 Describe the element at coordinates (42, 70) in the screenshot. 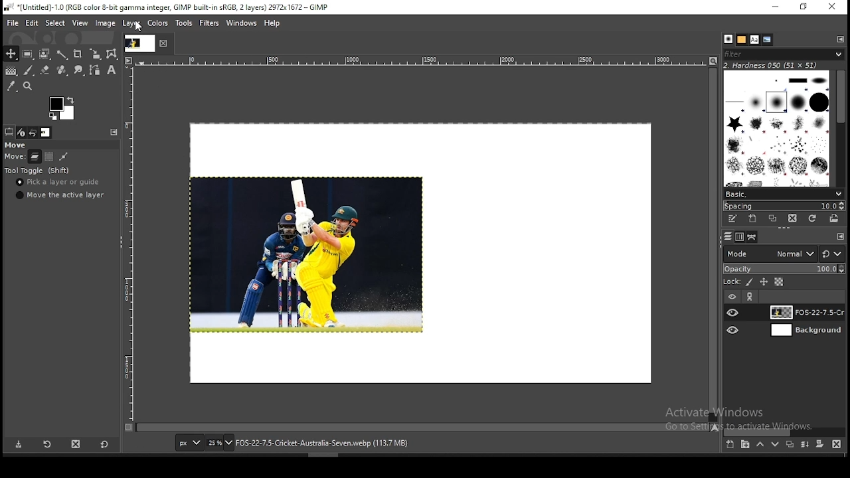

I see `eraser tool` at that location.